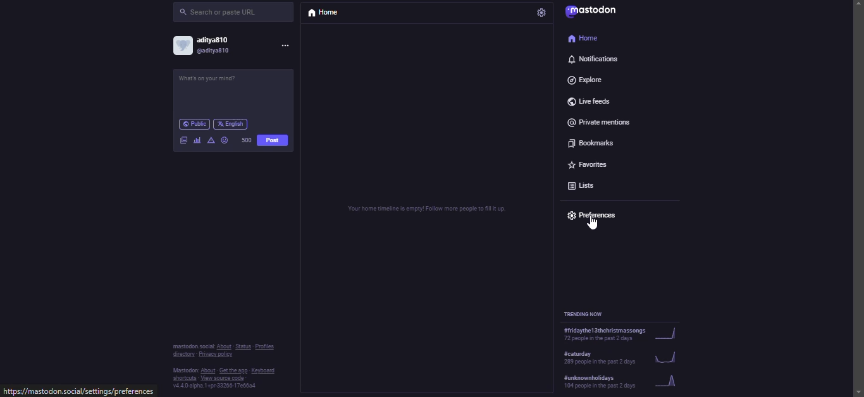 This screenshot has width=864, height=397. What do you see at coordinates (214, 80) in the screenshot?
I see `What's on your mind?` at bounding box center [214, 80].